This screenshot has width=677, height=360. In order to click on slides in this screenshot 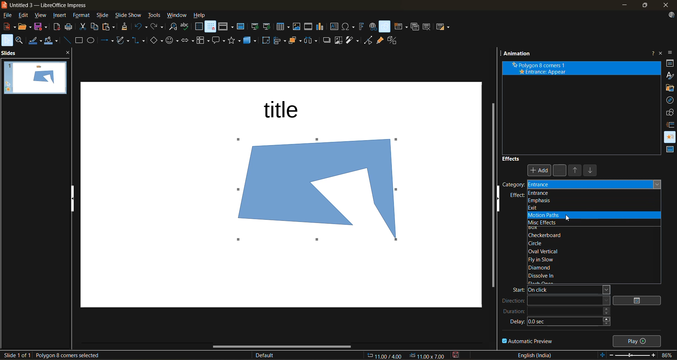, I will do `click(11, 53)`.